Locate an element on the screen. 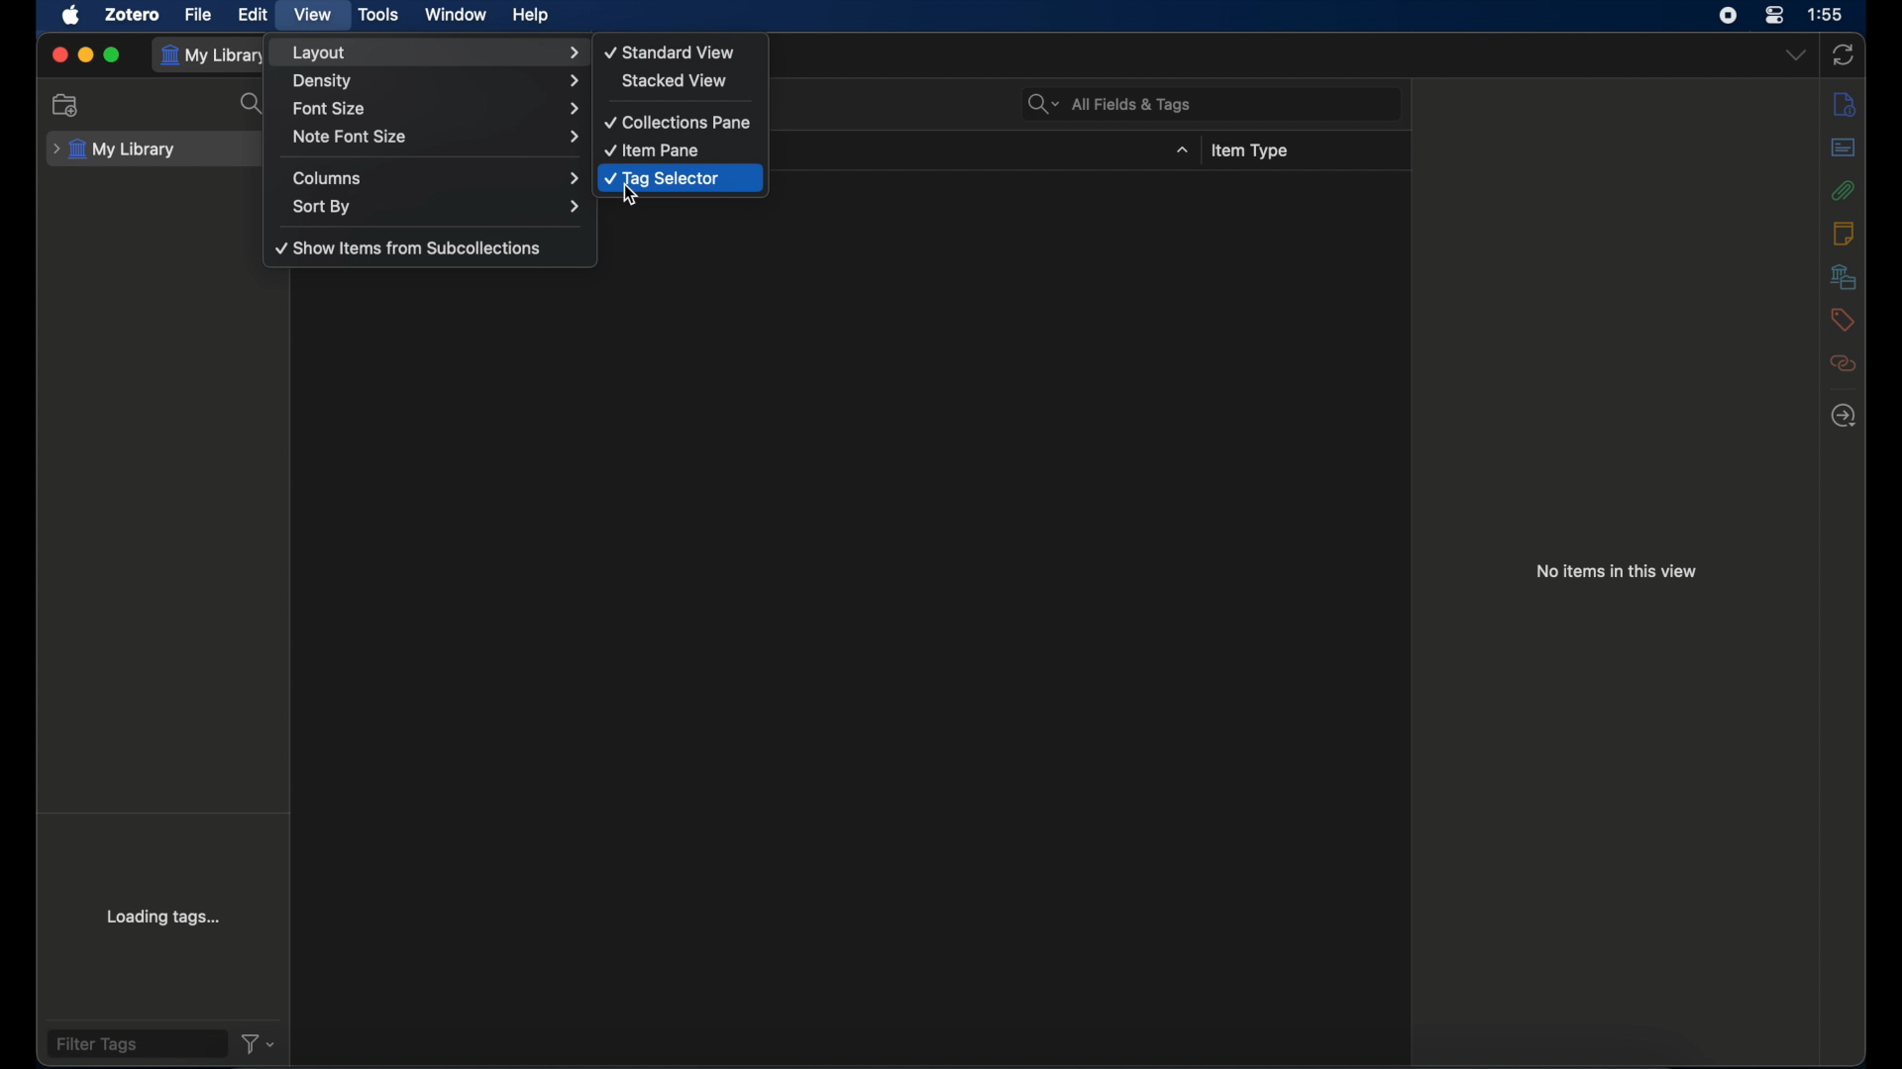  filter tags is located at coordinates (97, 1045).